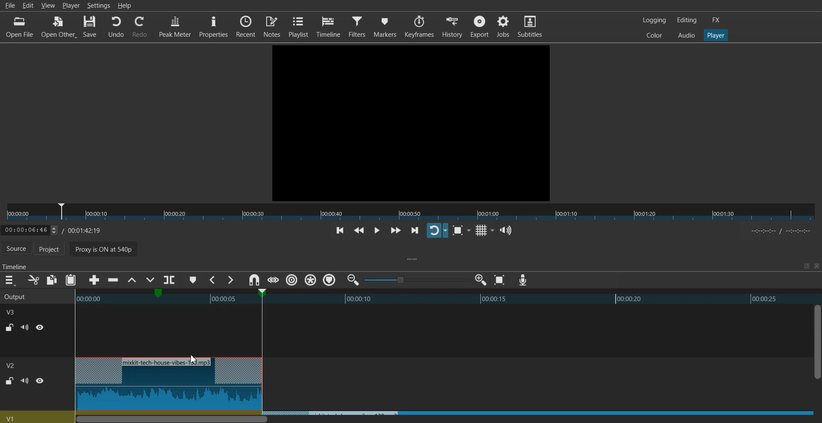 This screenshot has width=822, height=423. I want to click on Player, so click(71, 5).